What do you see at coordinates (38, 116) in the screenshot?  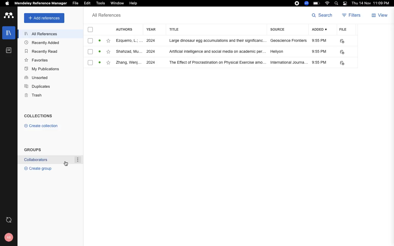 I see `COLLECTIONS` at bounding box center [38, 116].